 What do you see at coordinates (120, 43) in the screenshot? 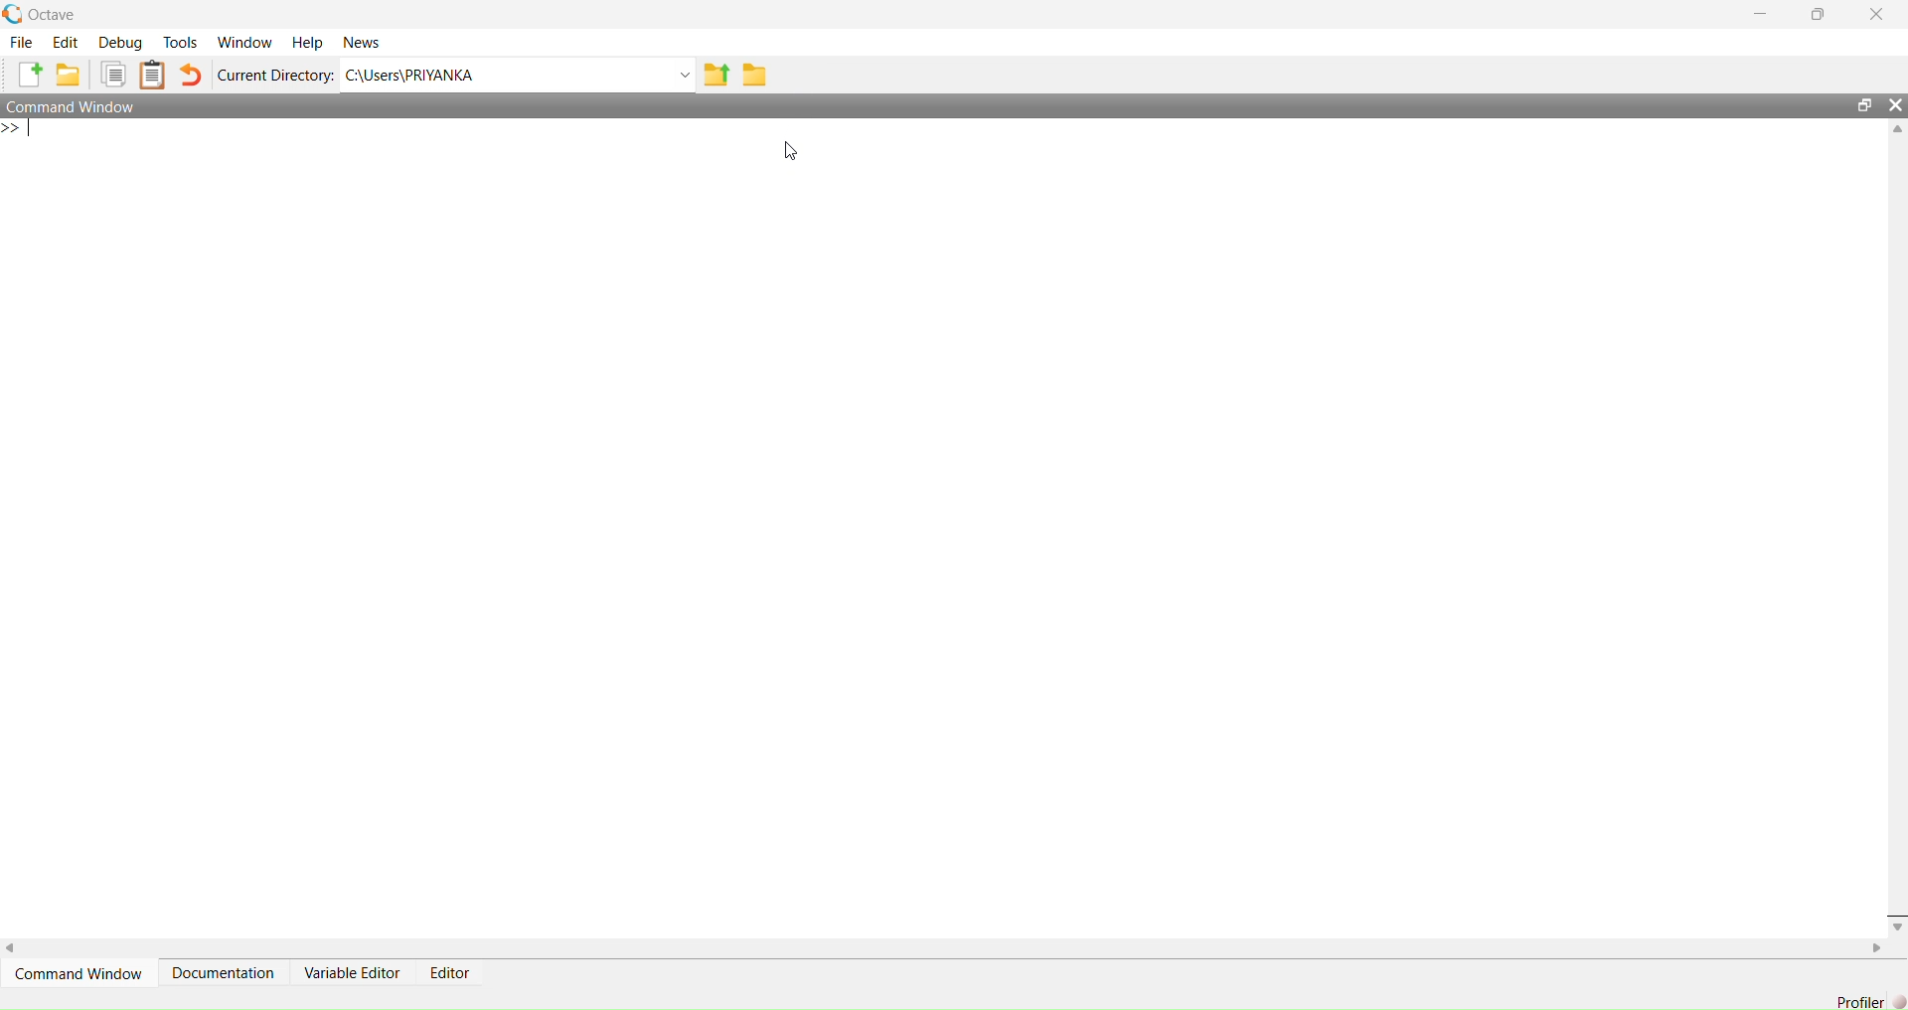
I see `Debug` at bounding box center [120, 43].